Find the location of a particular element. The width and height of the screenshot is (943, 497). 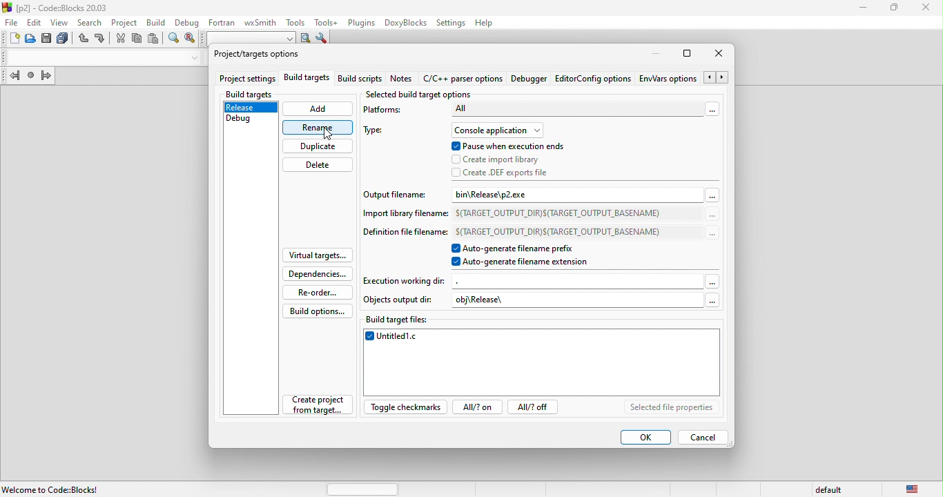

all?on is located at coordinates (476, 408).